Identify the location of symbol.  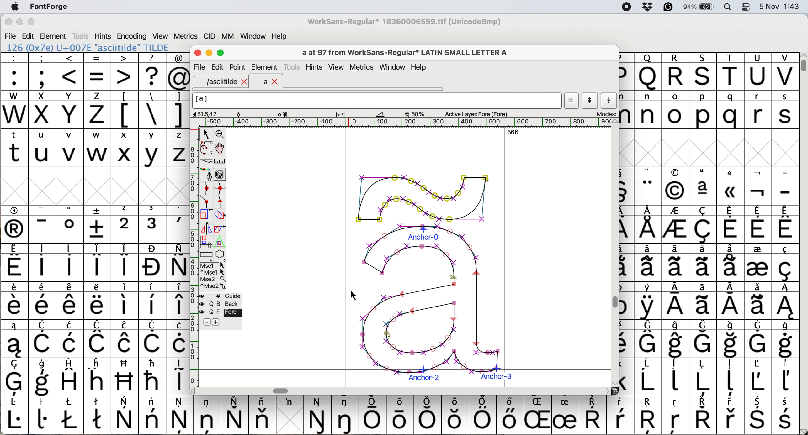
(786, 416).